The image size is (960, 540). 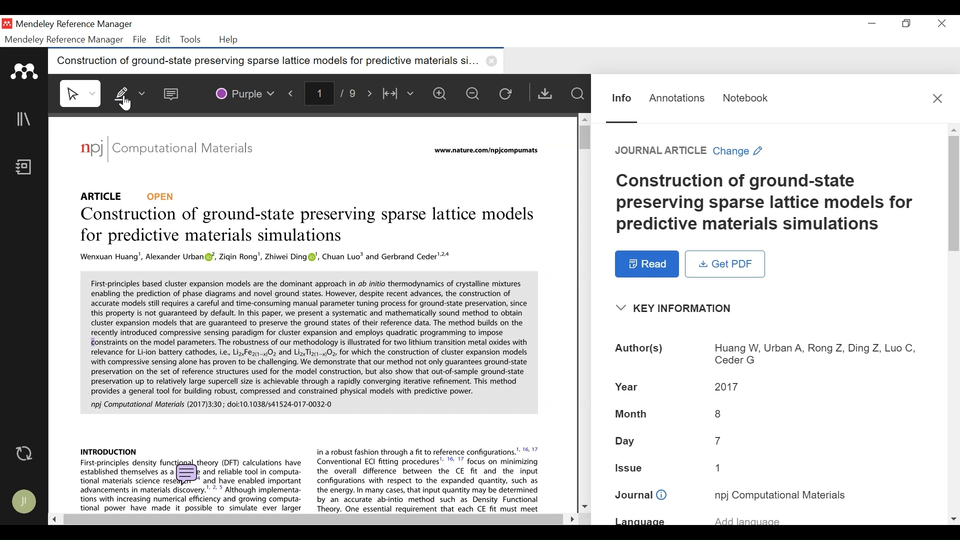 What do you see at coordinates (109, 450) in the screenshot?
I see `PDF Context` at bounding box center [109, 450].